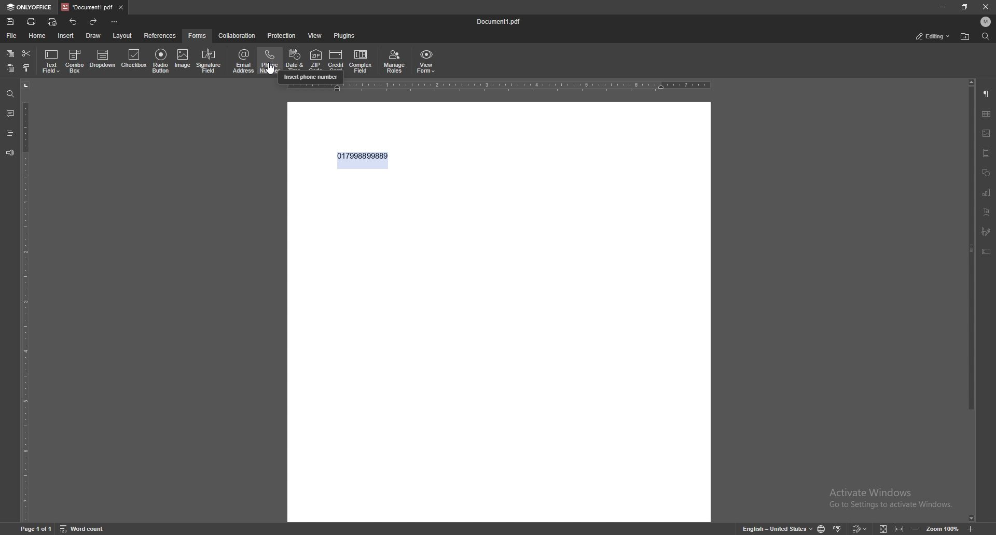 The image size is (996, 535). What do you see at coordinates (26, 68) in the screenshot?
I see `copy style` at bounding box center [26, 68].